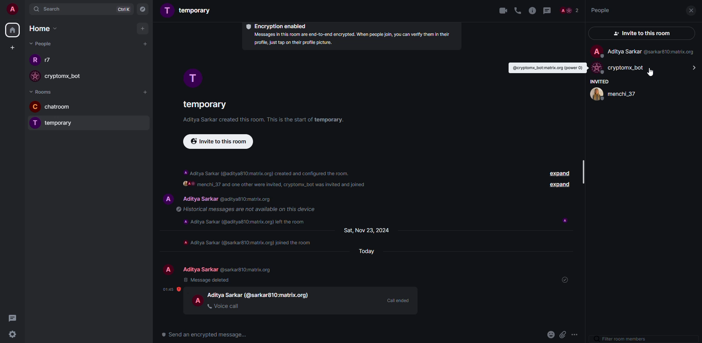  What do you see at coordinates (691, 10) in the screenshot?
I see `close` at bounding box center [691, 10].